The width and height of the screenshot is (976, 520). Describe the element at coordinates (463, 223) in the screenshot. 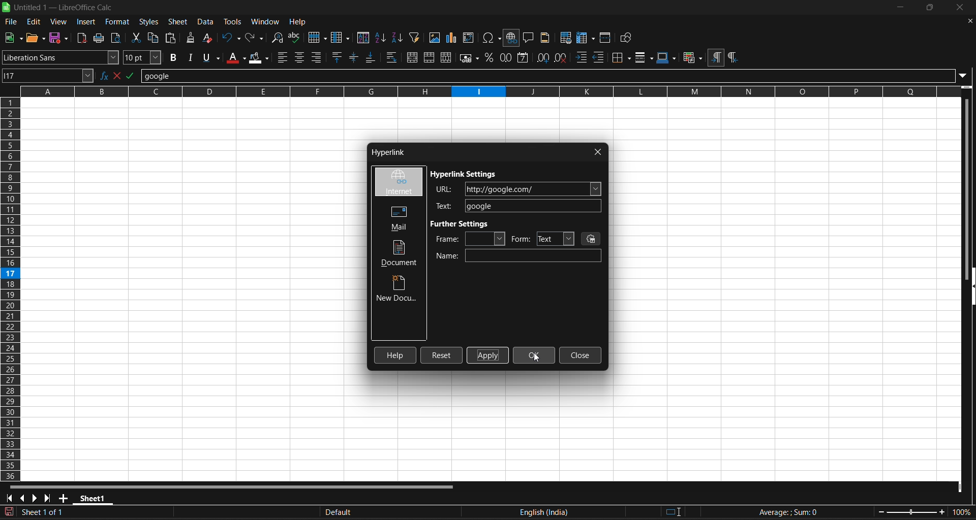

I see `further settings` at that location.